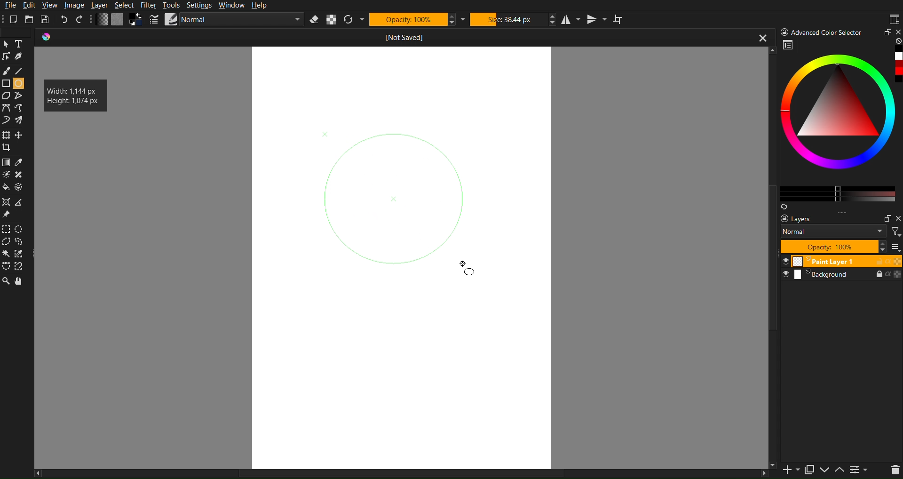 This screenshot has width=903, height=479. What do you see at coordinates (897, 32) in the screenshot?
I see `close` at bounding box center [897, 32].